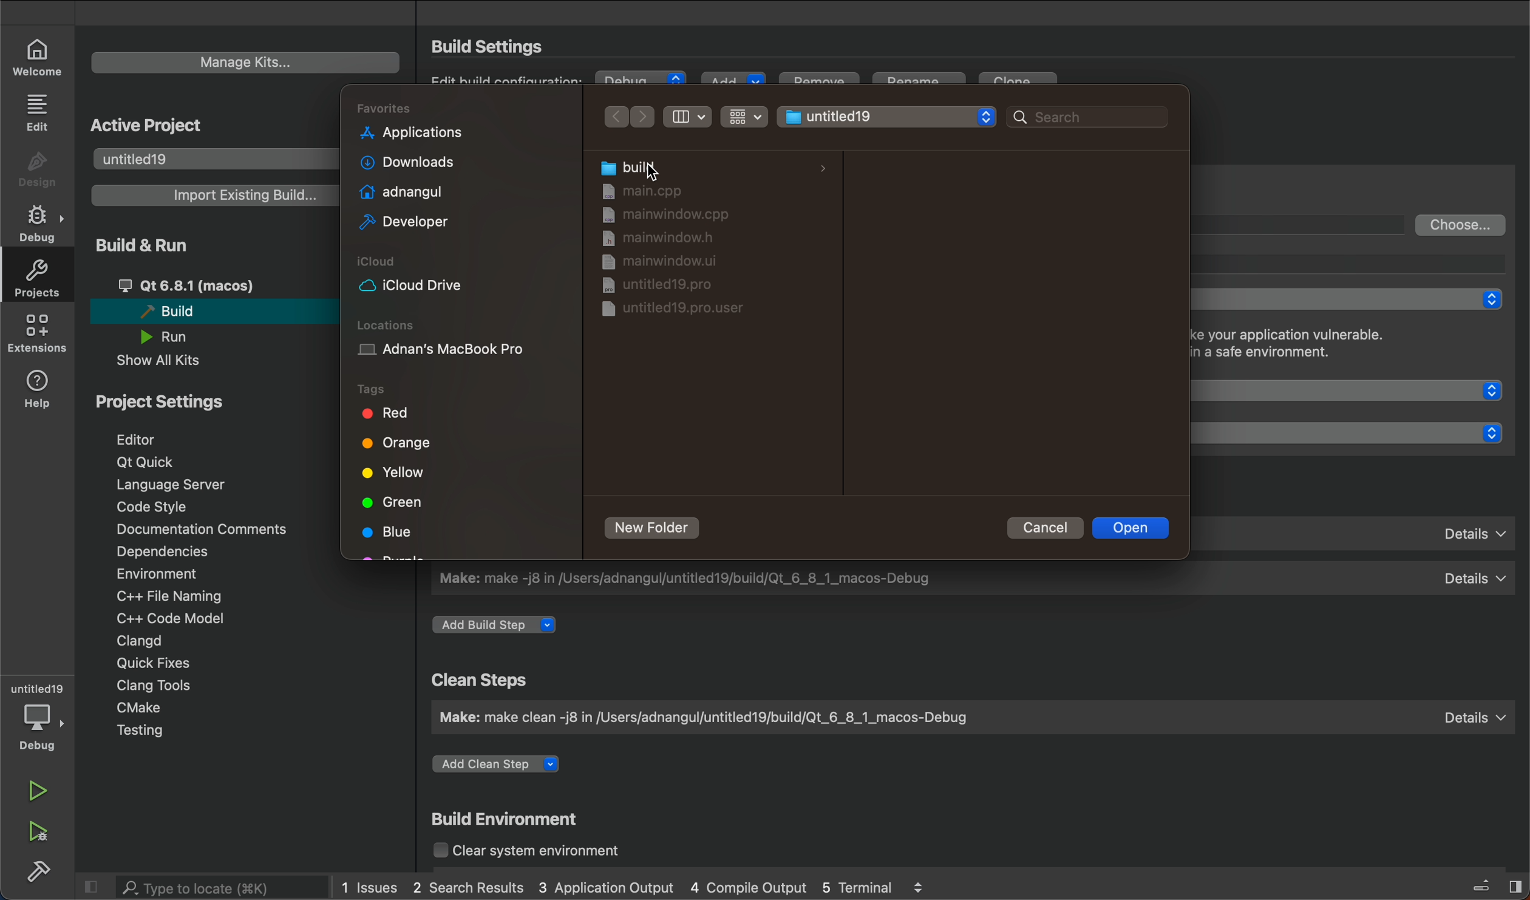  Describe the element at coordinates (887, 114) in the screenshot. I see `Untitled ` at that location.